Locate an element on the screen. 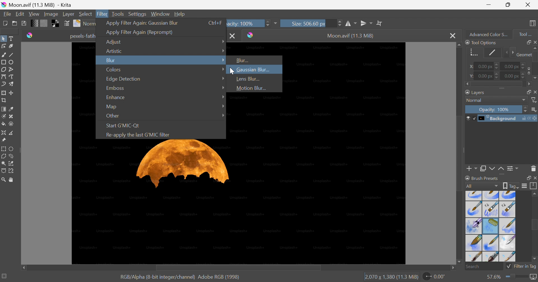  Opacity: 100% is located at coordinates (496, 109).